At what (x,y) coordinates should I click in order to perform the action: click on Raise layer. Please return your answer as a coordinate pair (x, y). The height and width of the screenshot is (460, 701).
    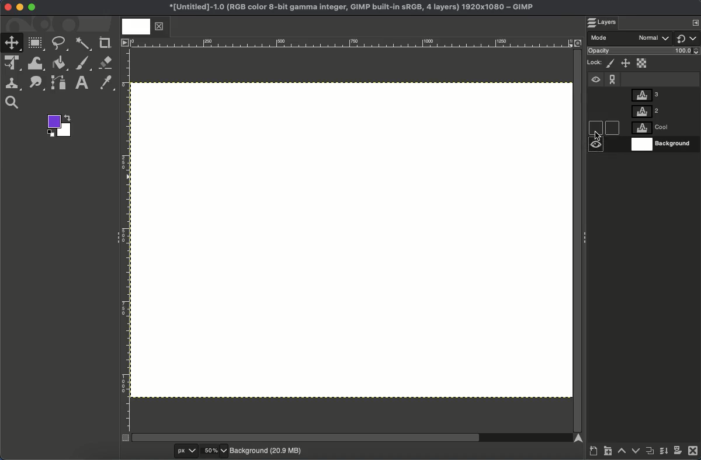
    Looking at the image, I should click on (622, 454).